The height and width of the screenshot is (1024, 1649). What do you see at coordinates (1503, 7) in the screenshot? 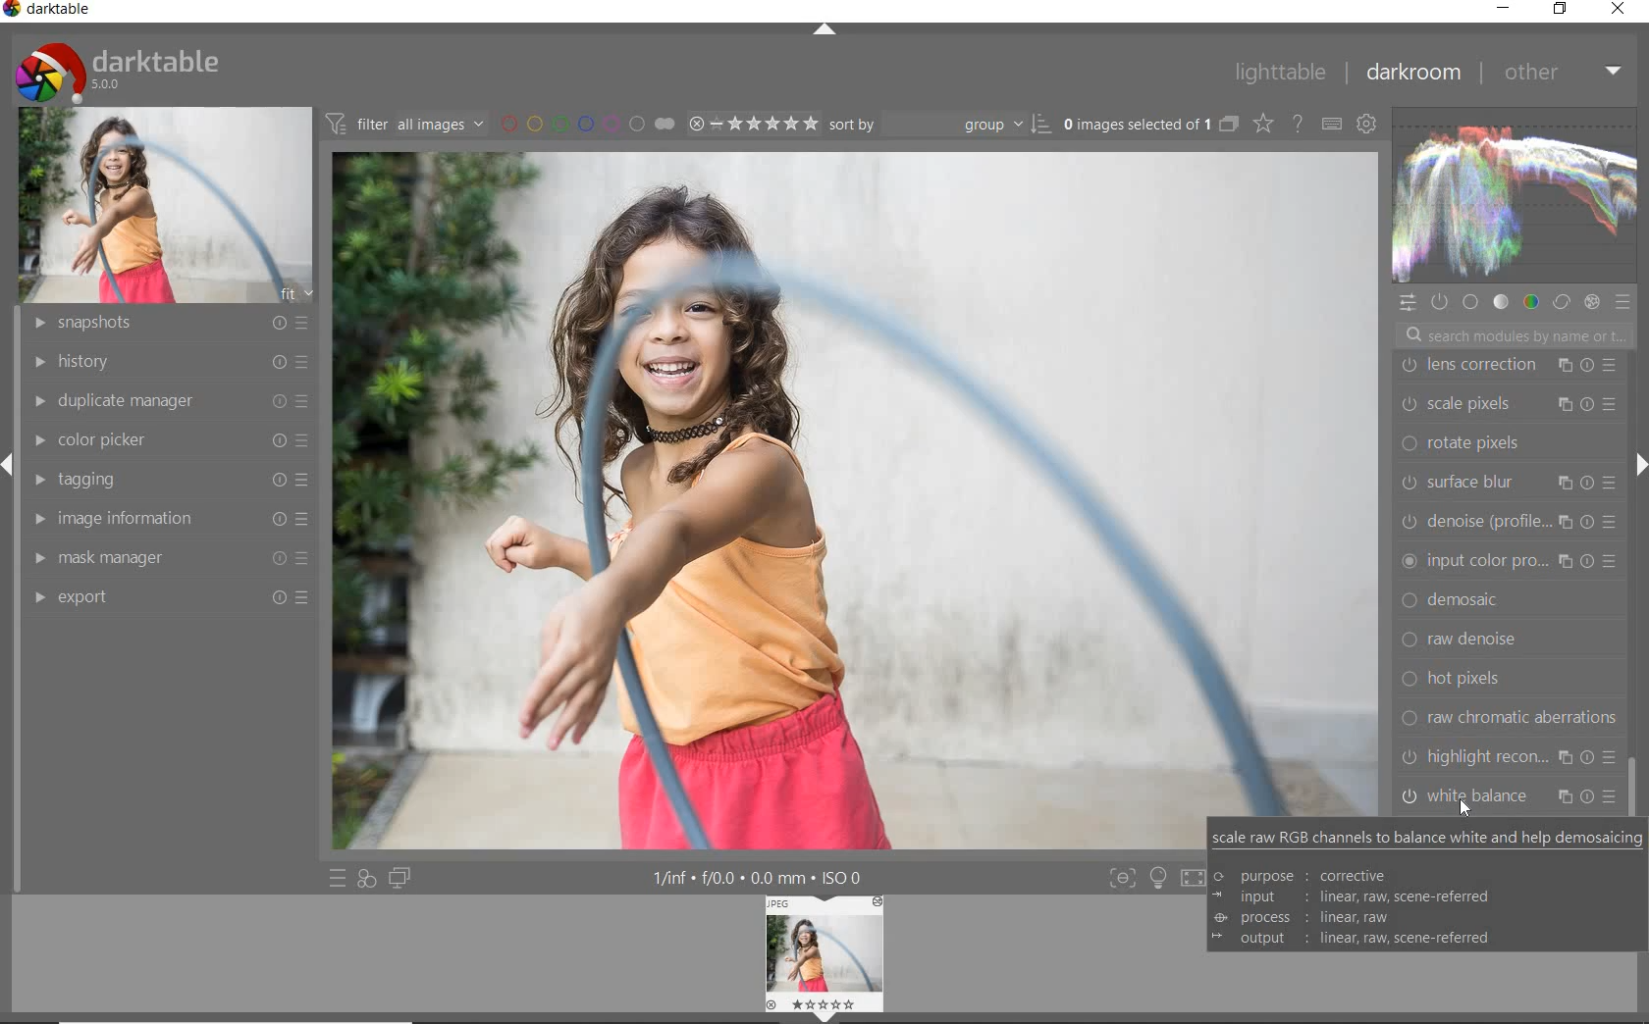
I see `minimize` at bounding box center [1503, 7].